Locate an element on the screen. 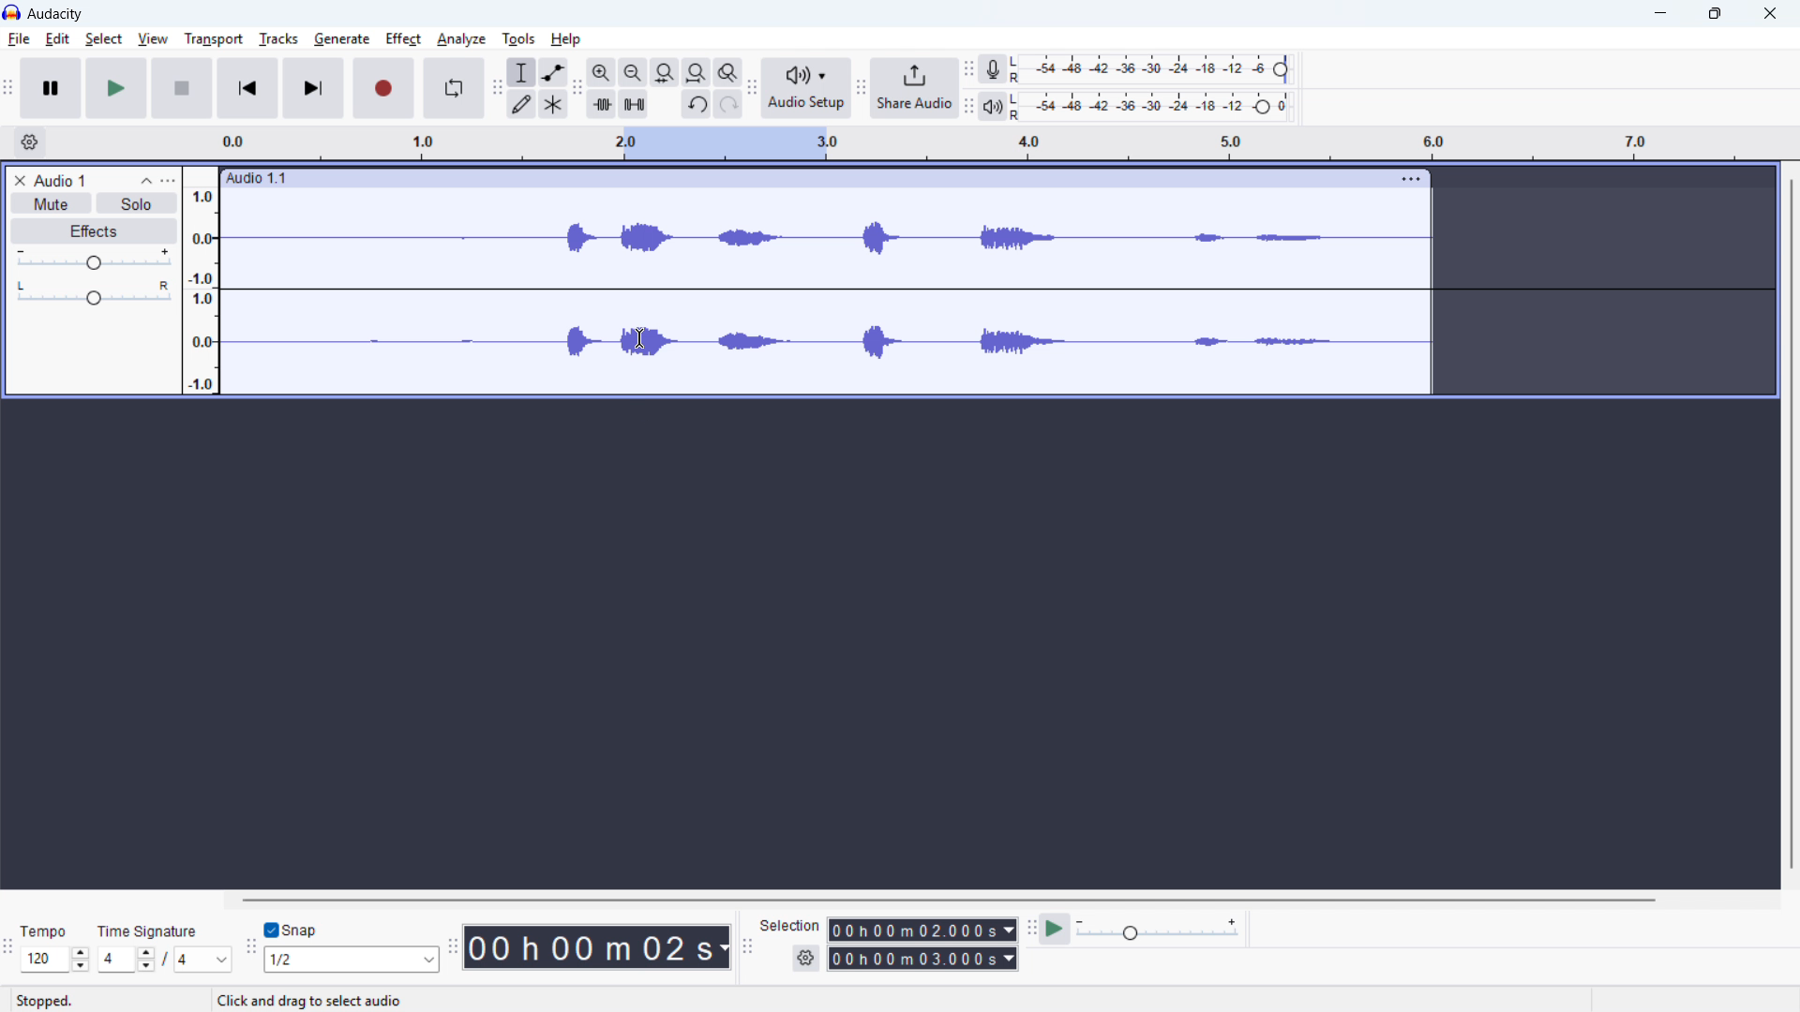  Remove track is located at coordinates (20, 180).